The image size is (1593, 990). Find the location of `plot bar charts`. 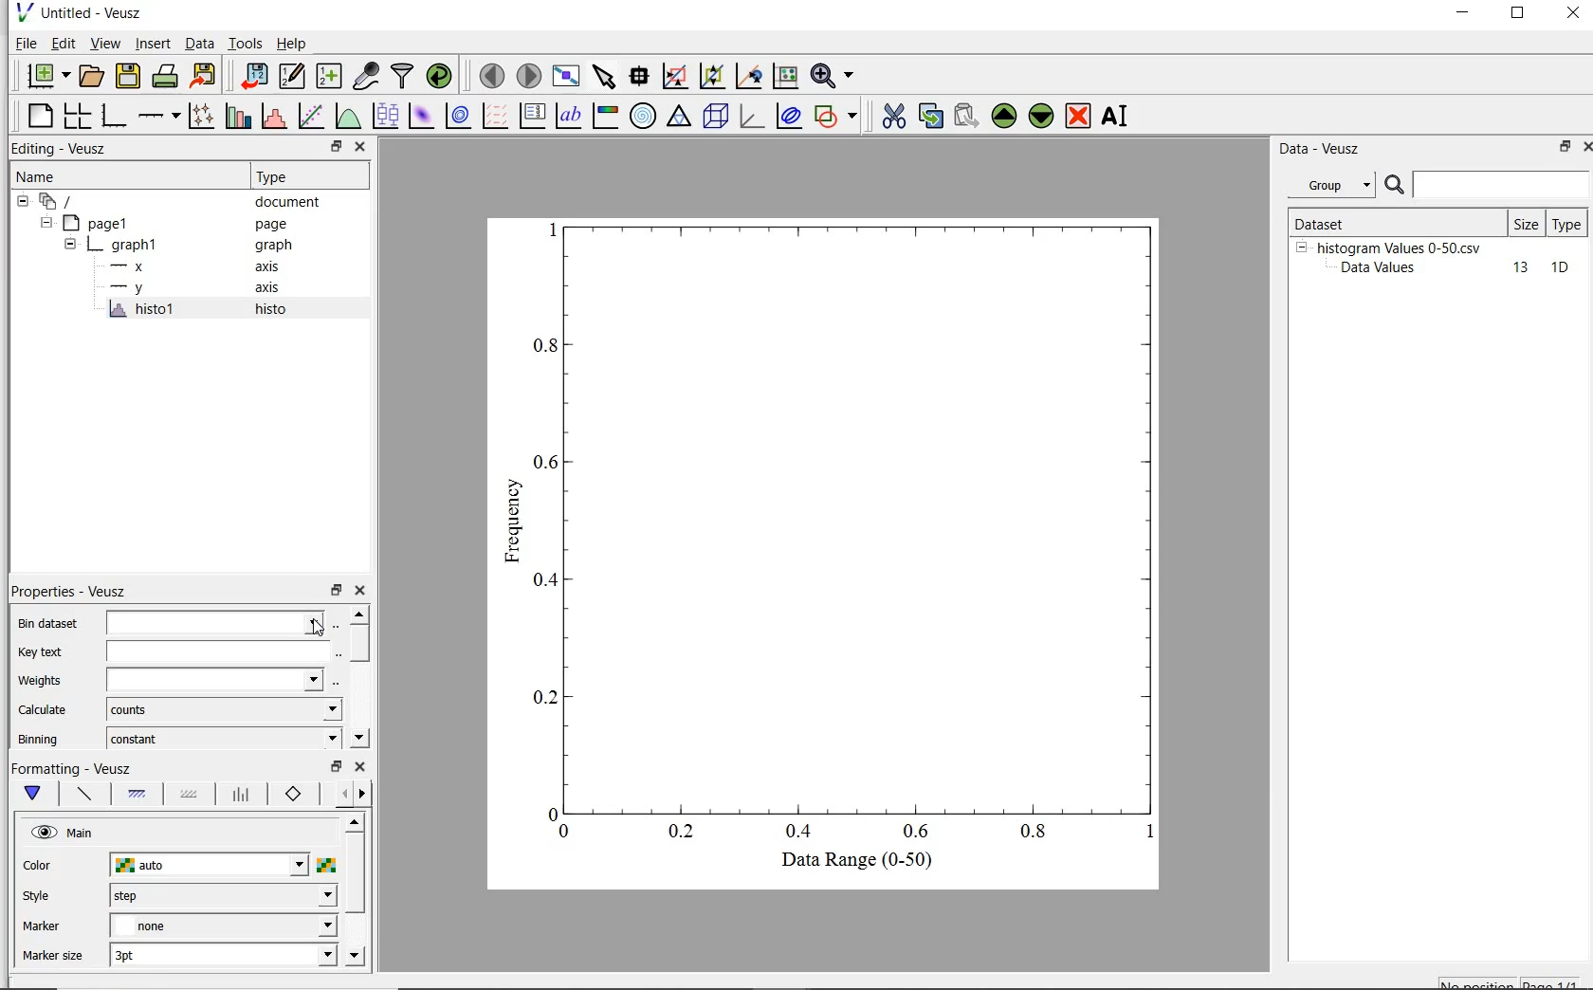

plot bar charts is located at coordinates (238, 115).